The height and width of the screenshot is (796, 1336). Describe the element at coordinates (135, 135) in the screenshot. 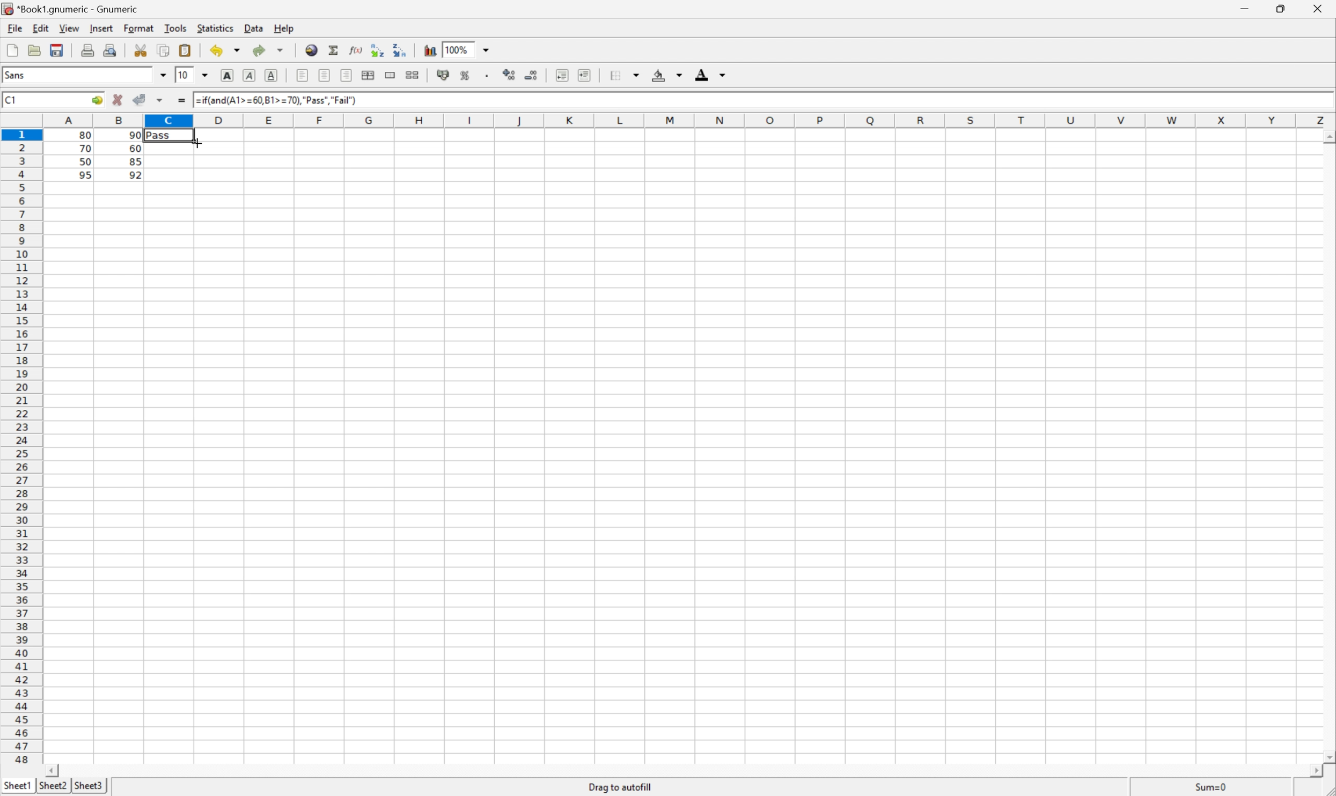

I see `90` at that location.